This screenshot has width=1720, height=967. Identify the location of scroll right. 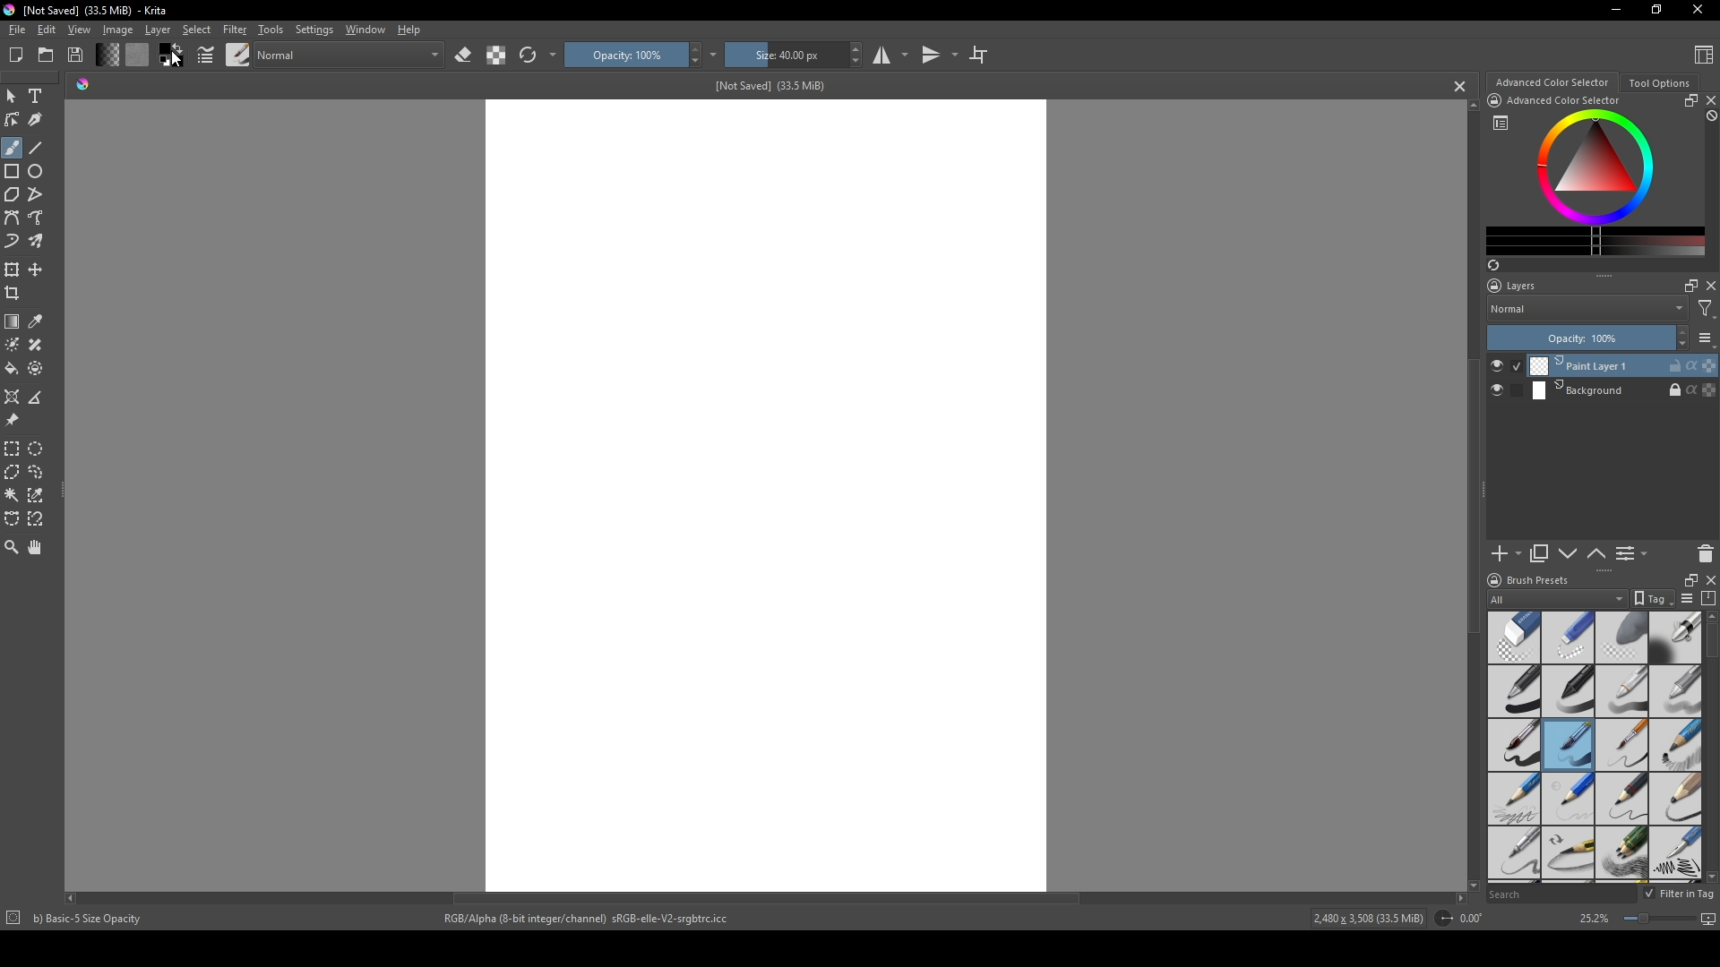
(1460, 898).